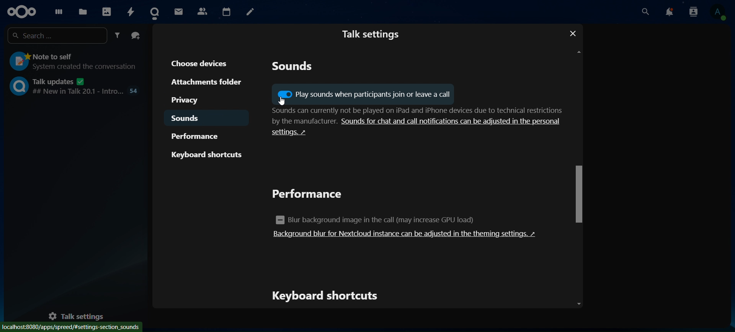  Describe the element at coordinates (200, 136) in the screenshot. I see `performance` at that location.